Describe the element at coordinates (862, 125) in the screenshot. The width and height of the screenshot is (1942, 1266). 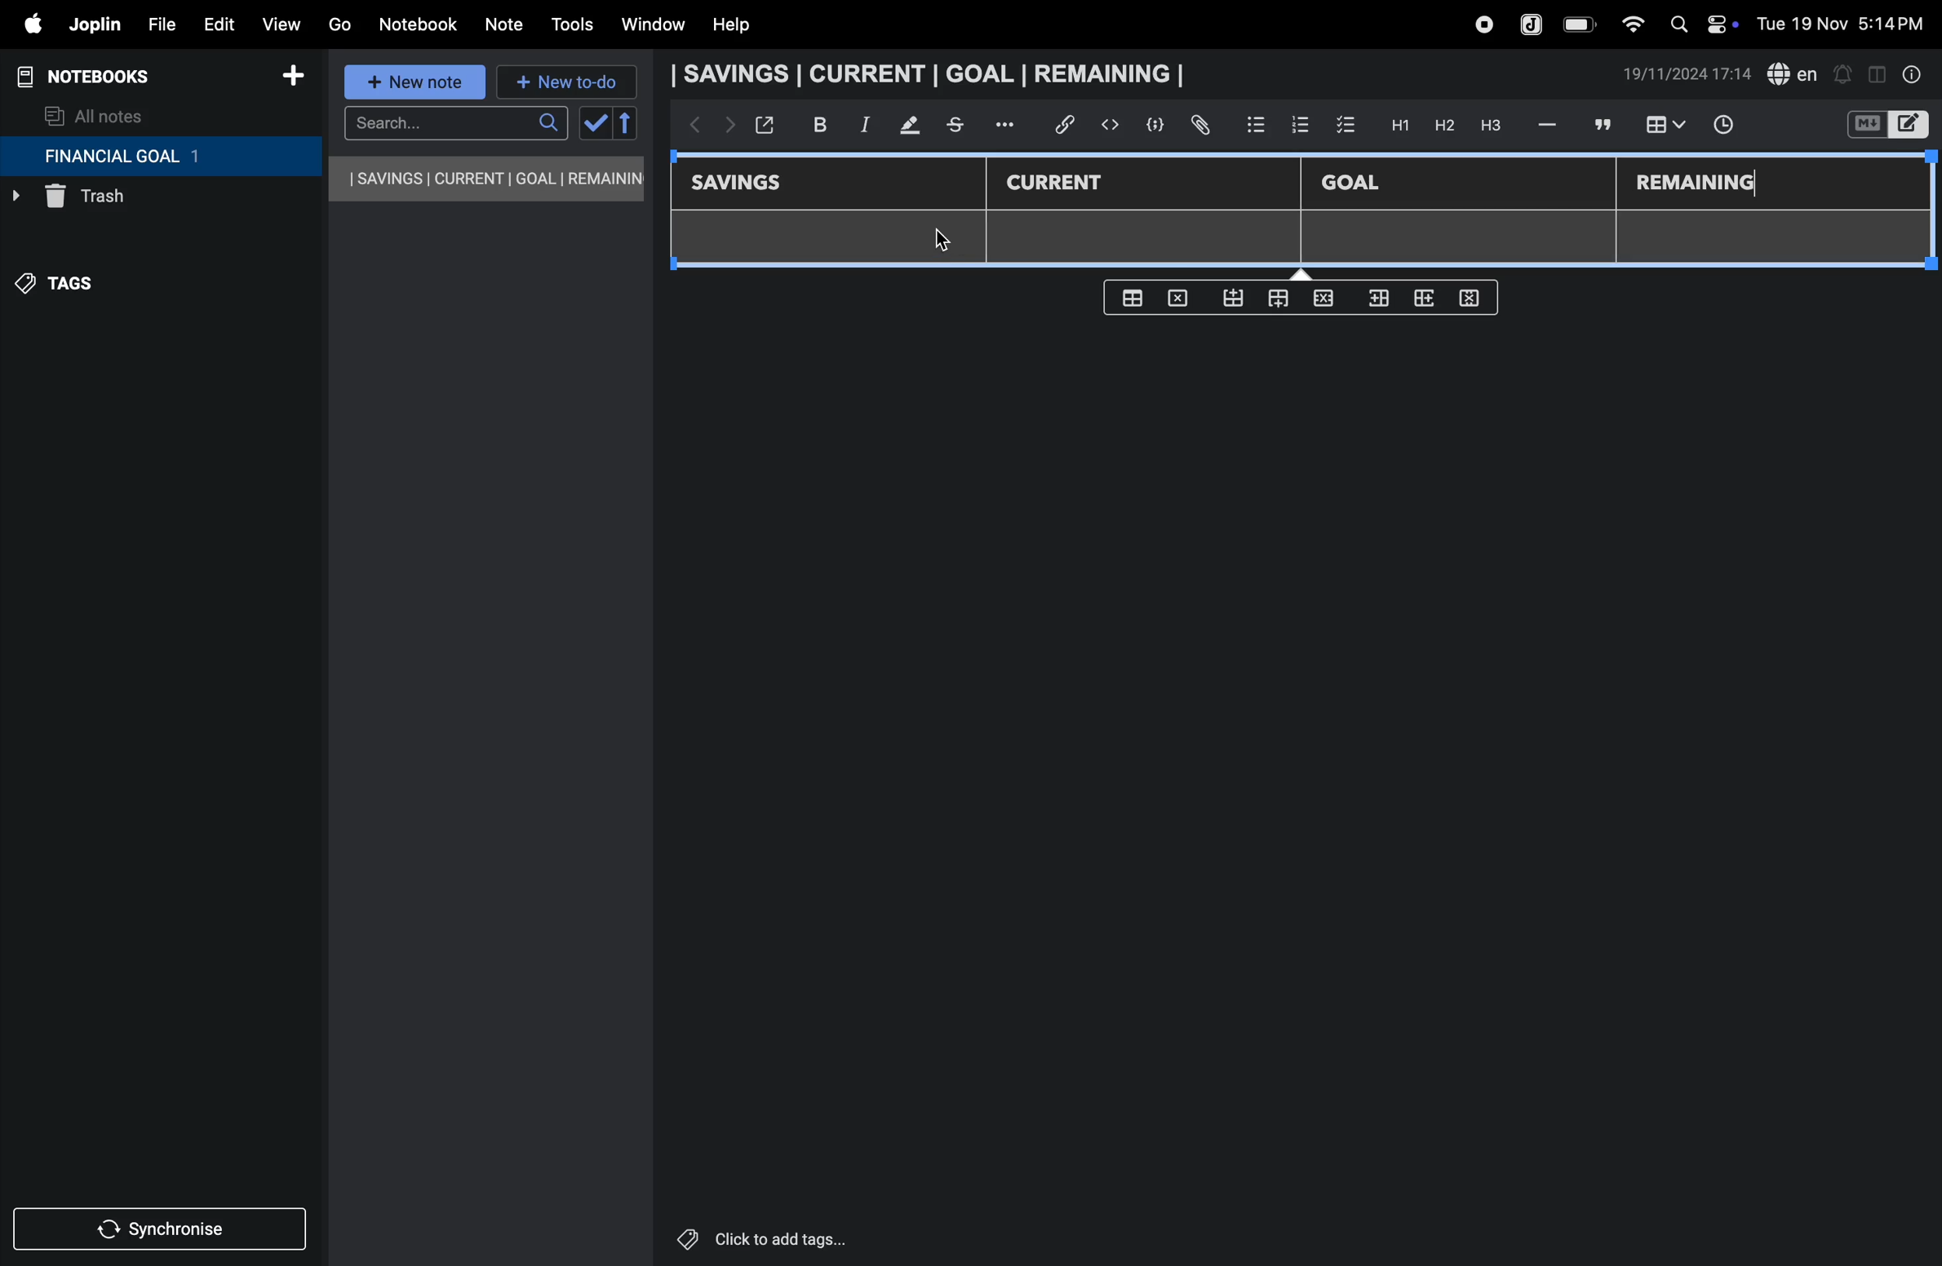
I see `itallic` at that location.